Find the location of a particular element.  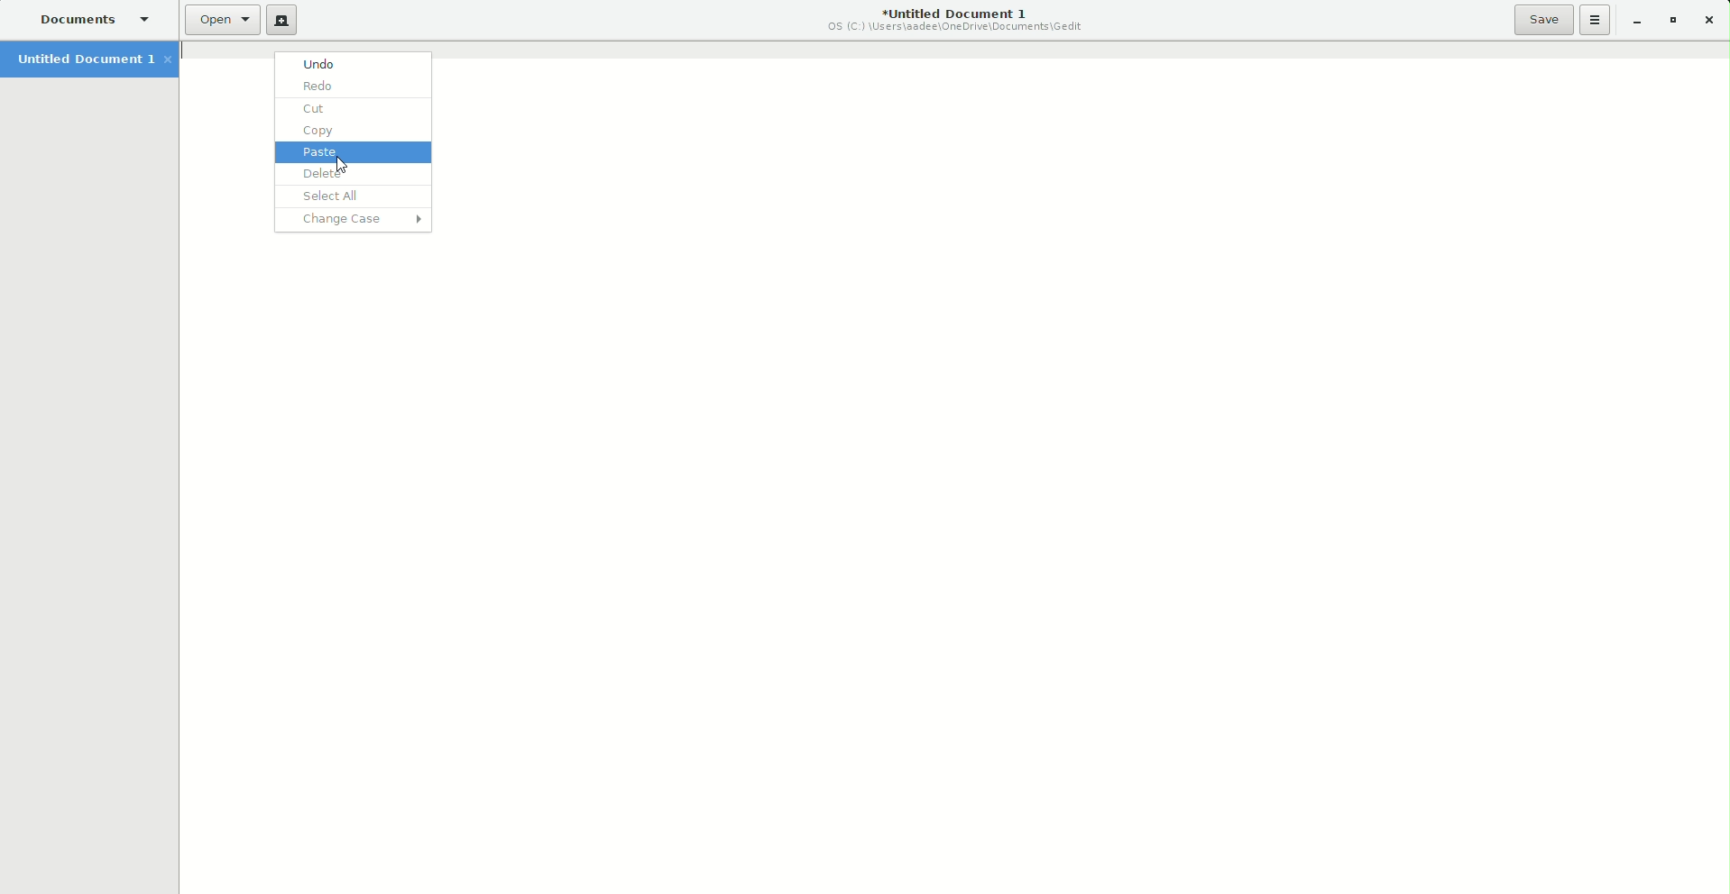

New is located at coordinates (281, 20).